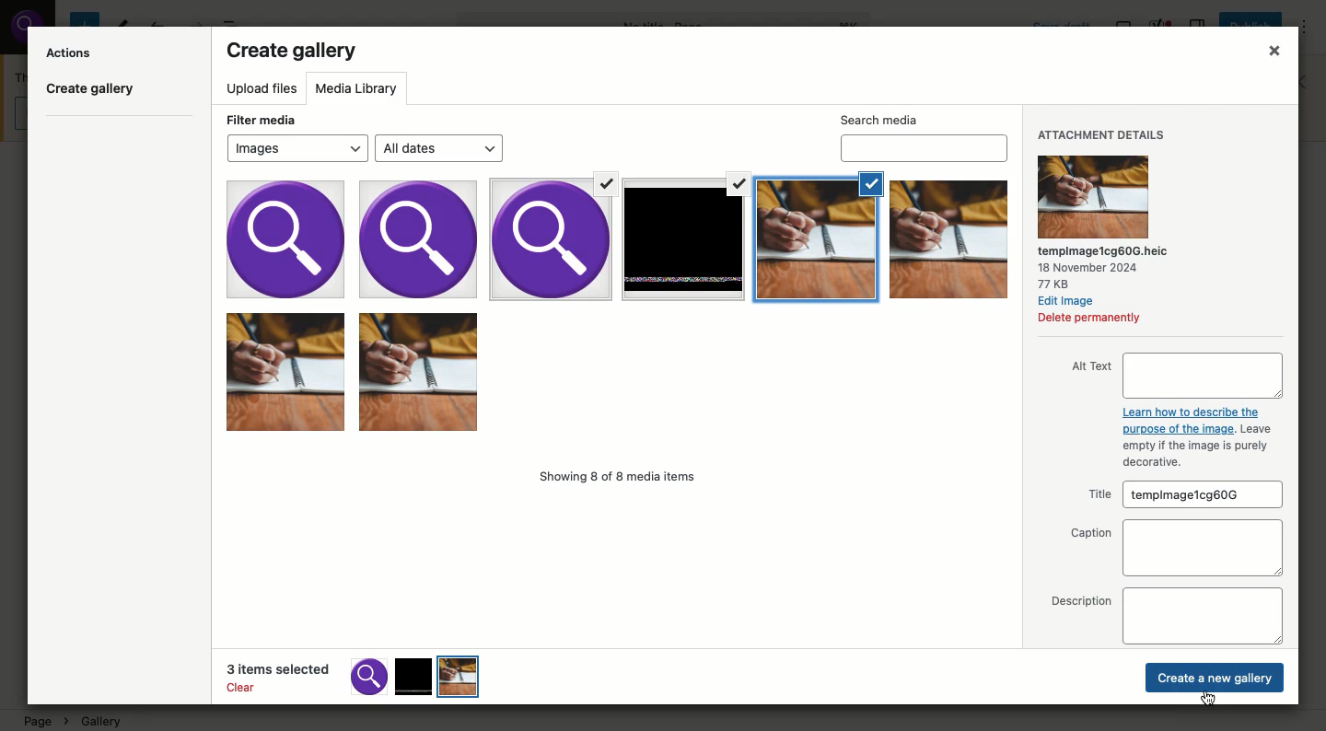 The height and width of the screenshot is (731, 1326). Describe the element at coordinates (293, 52) in the screenshot. I see `Create gallery` at that location.